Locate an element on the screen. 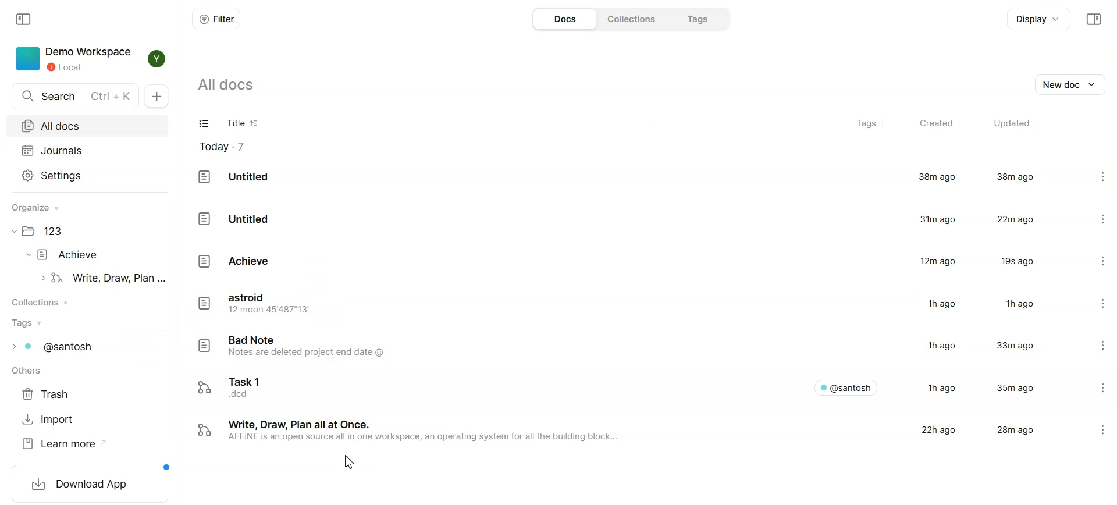 This screenshot has width=1117, height=505. Tags is located at coordinates (29, 323).